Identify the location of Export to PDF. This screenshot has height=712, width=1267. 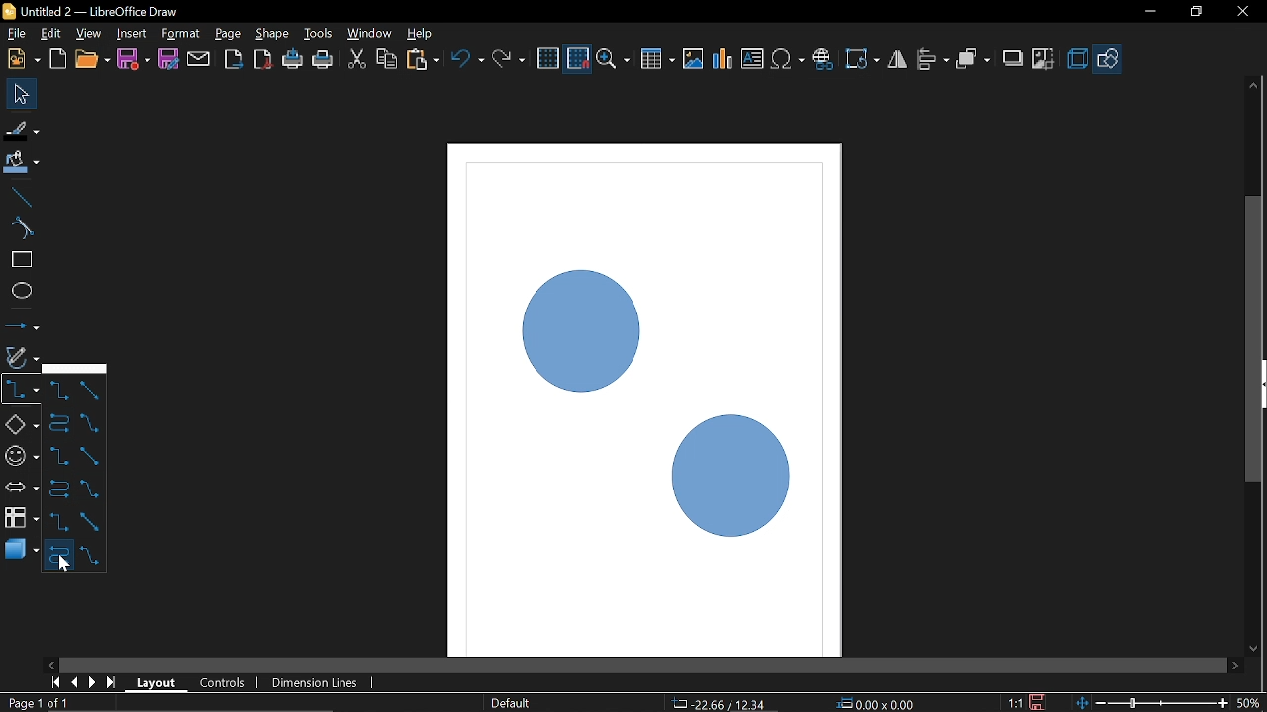
(264, 58).